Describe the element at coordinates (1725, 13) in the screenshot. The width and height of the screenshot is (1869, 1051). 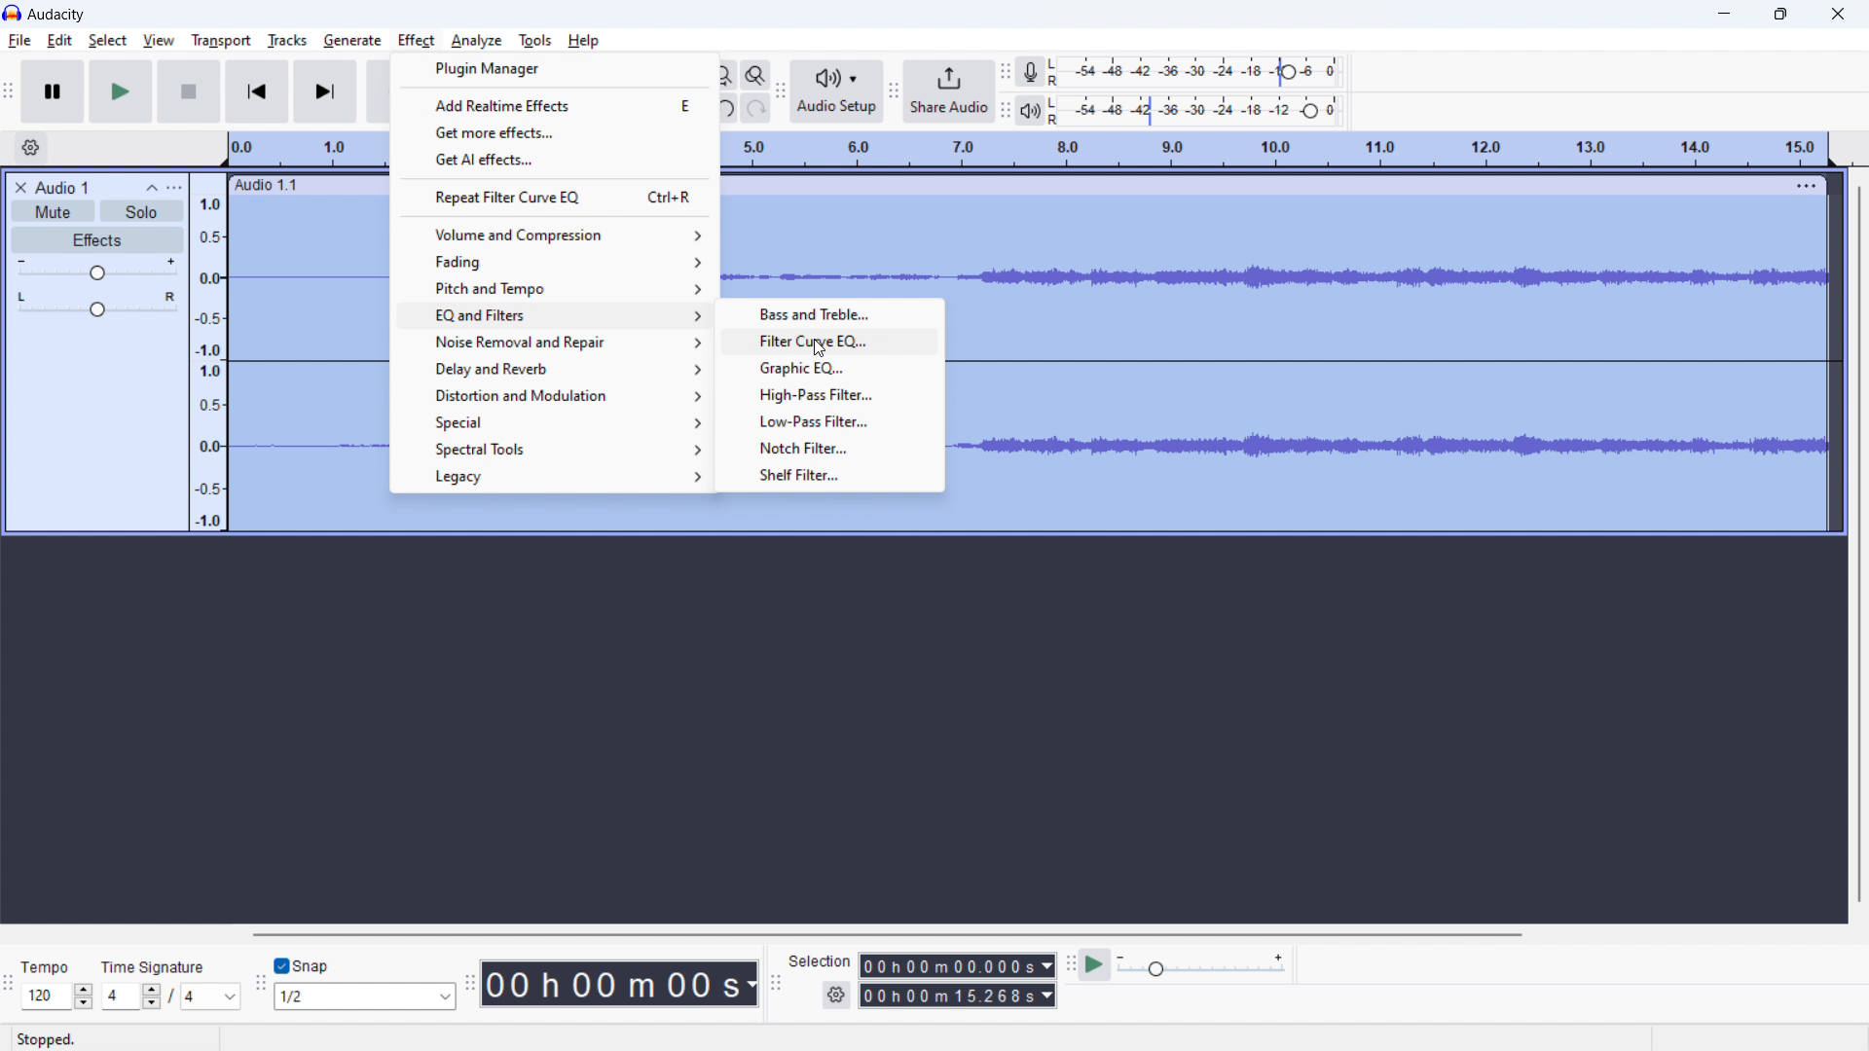
I see `minimize` at that location.